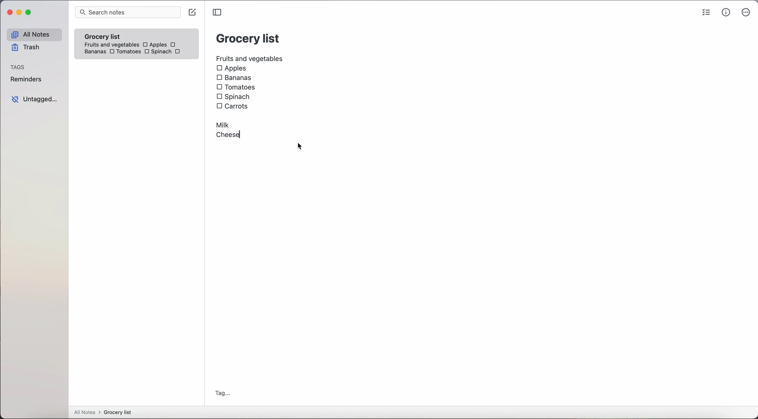  Describe the element at coordinates (248, 39) in the screenshot. I see `Grocery List` at that location.